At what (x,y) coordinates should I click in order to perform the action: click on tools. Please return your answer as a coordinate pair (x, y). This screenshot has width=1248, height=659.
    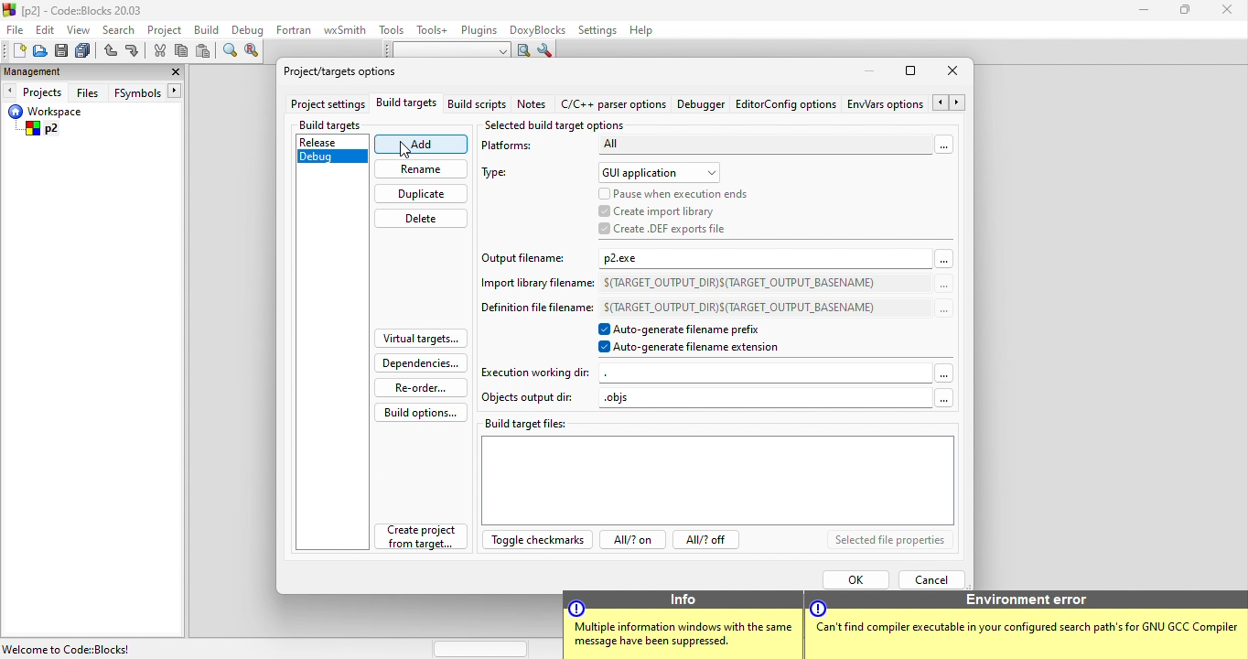
    Looking at the image, I should click on (392, 30).